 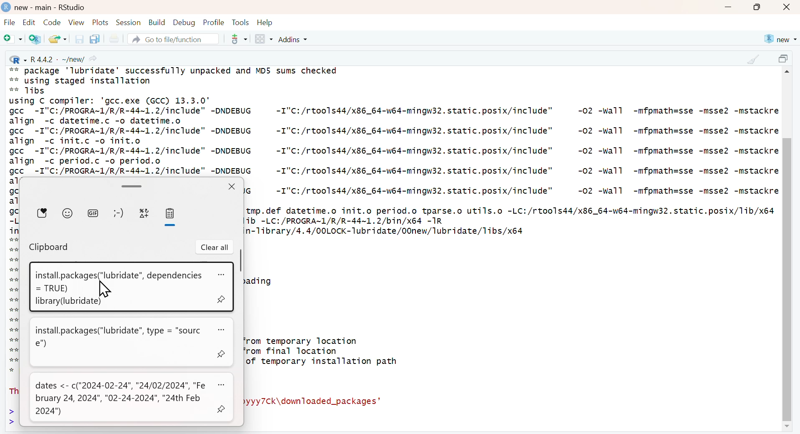 What do you see at coordinates (785, 60) in the screenshot?
I see `maximize` at bounding box center [785, 60].